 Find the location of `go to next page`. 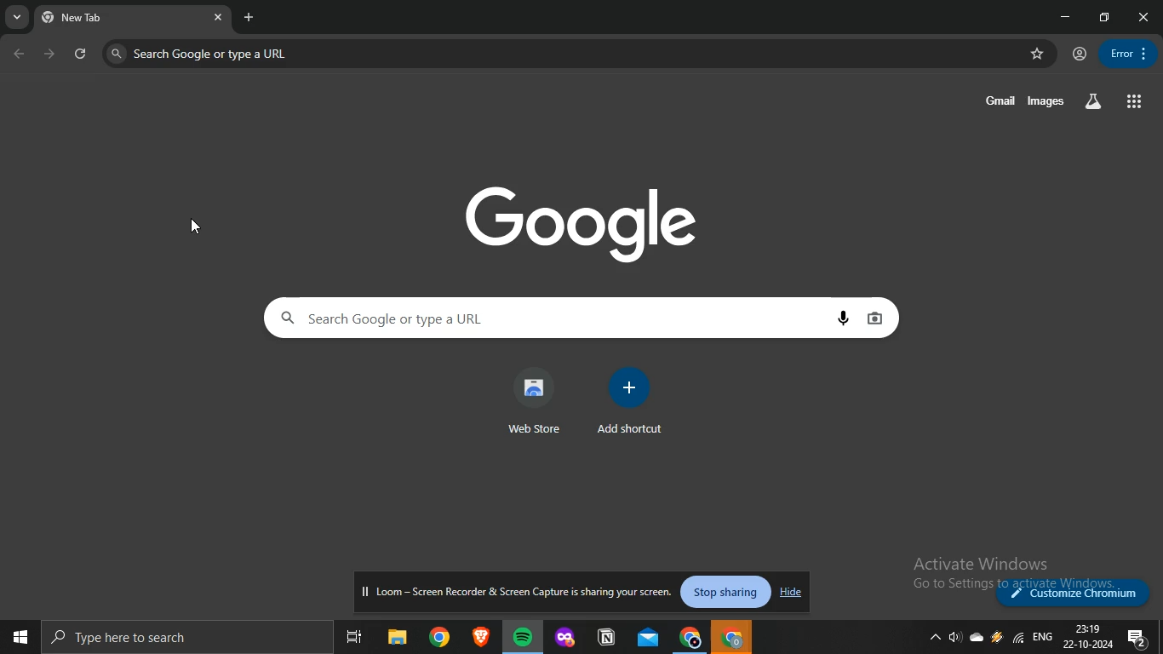

go to next page is located at coordinates (50, 54).